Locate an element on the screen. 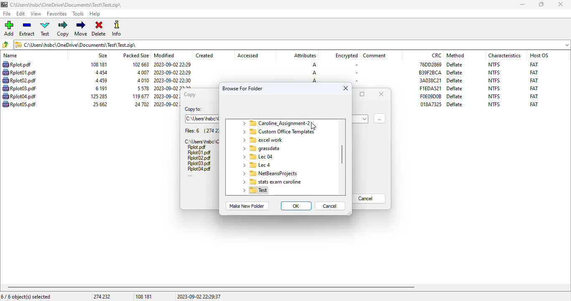  name is located at coordinates (10, 56).